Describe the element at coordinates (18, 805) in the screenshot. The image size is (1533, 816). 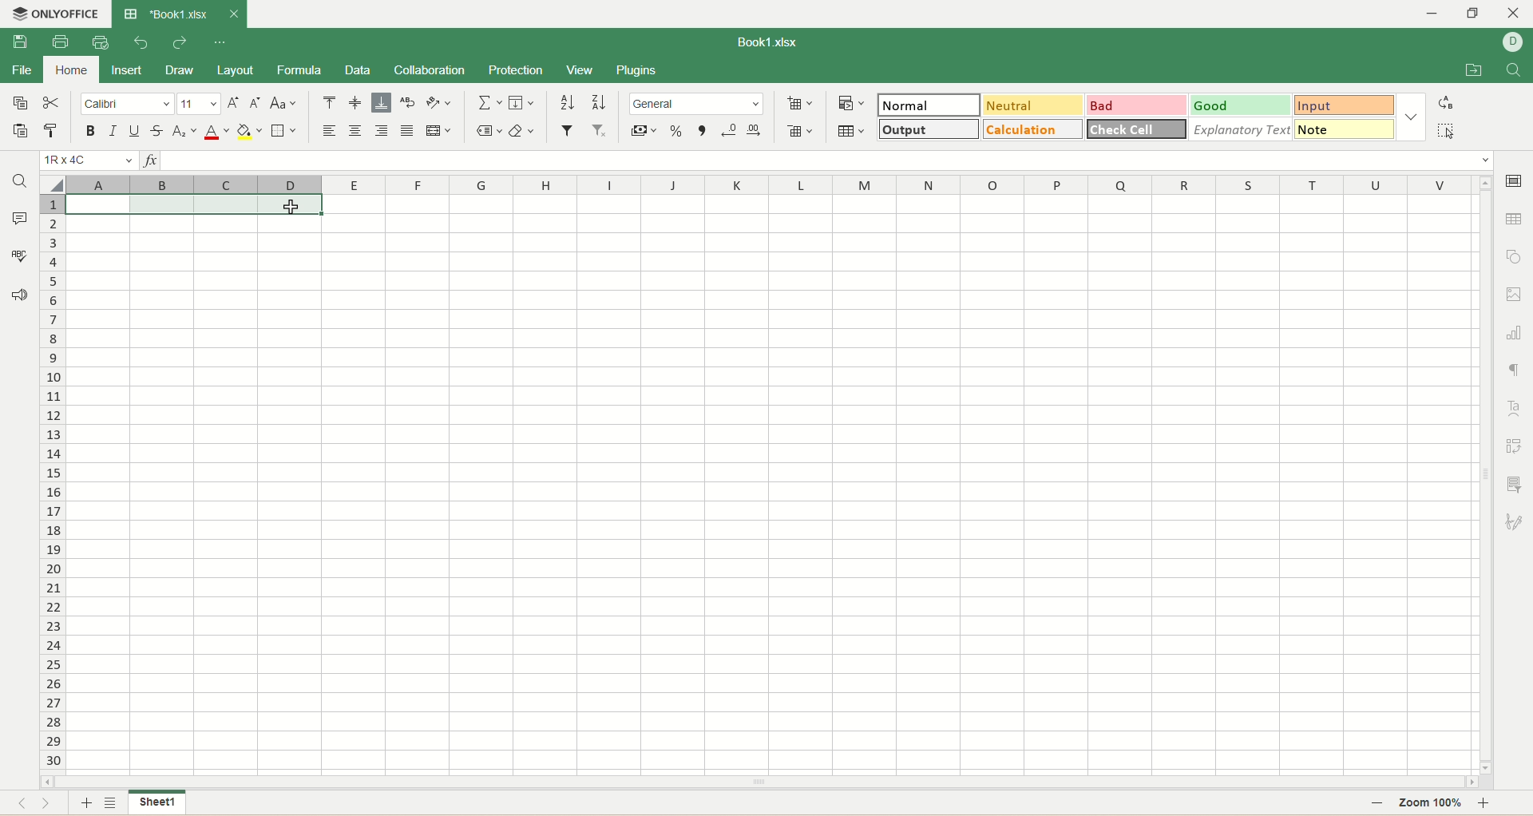
I see `previous` at that location.